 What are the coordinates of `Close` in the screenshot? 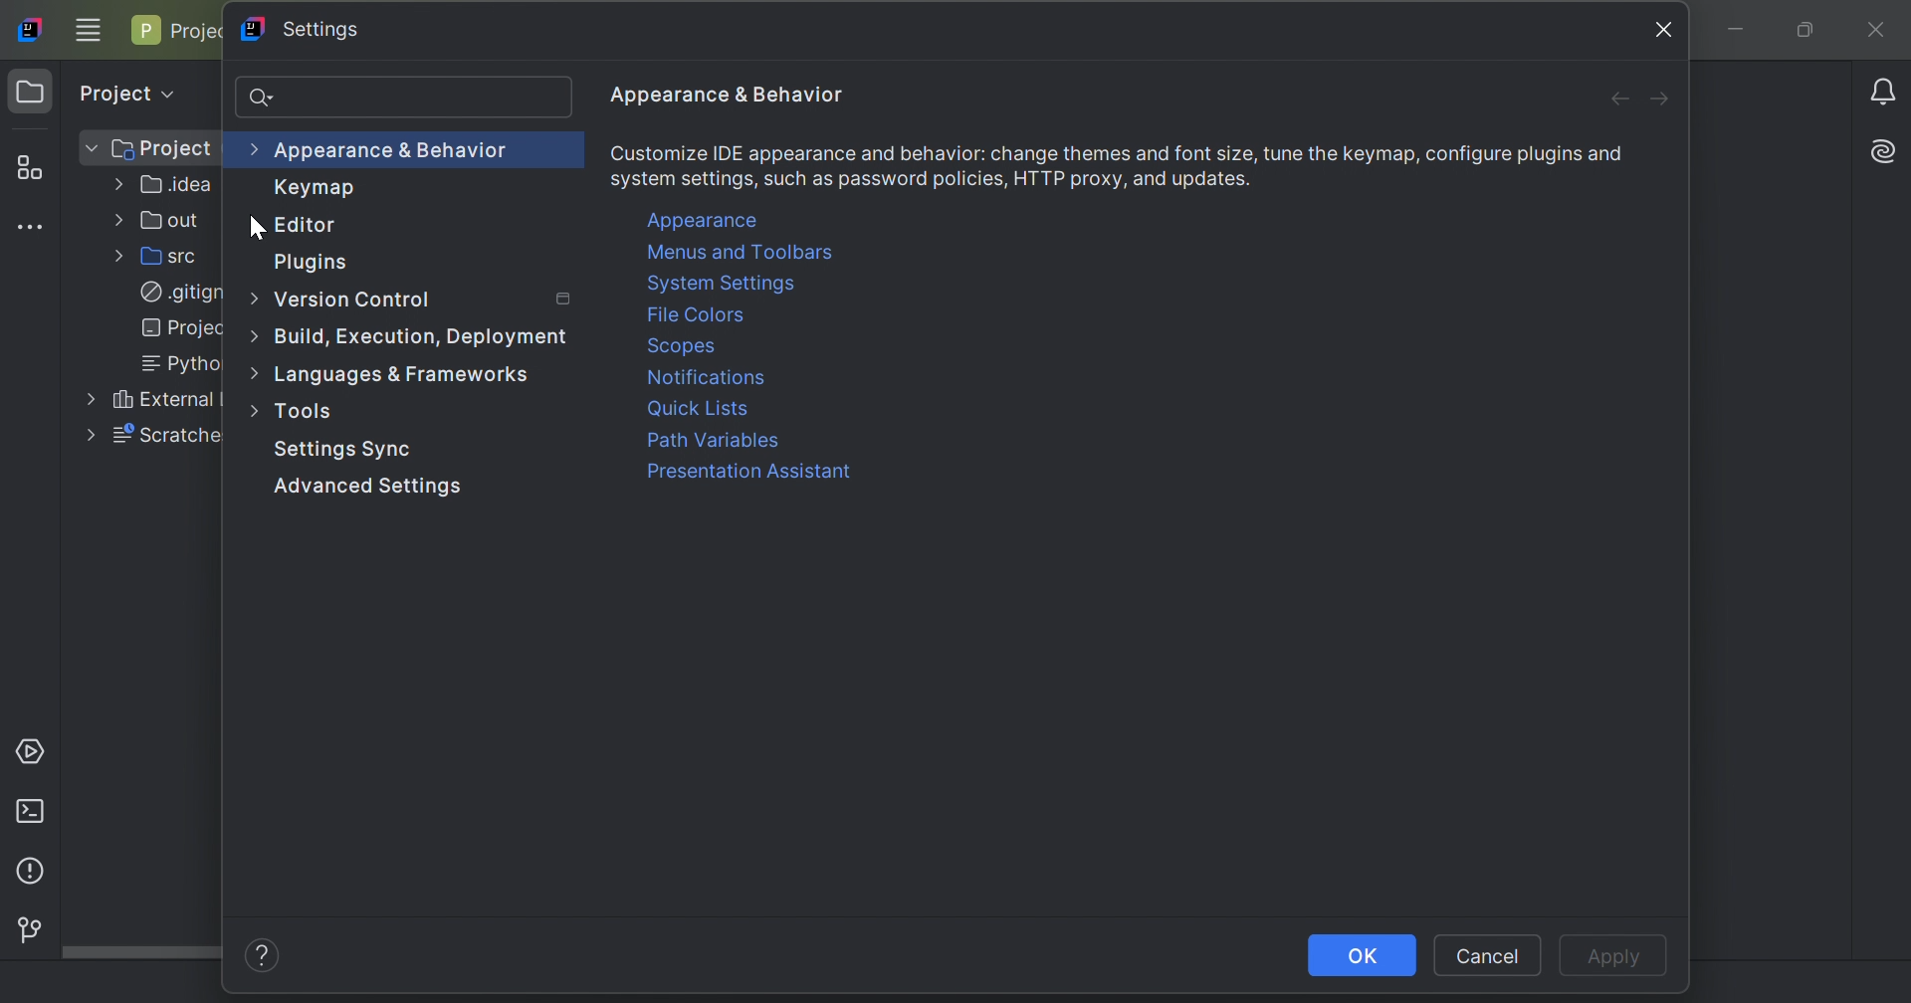 It's located at (1664, 30).